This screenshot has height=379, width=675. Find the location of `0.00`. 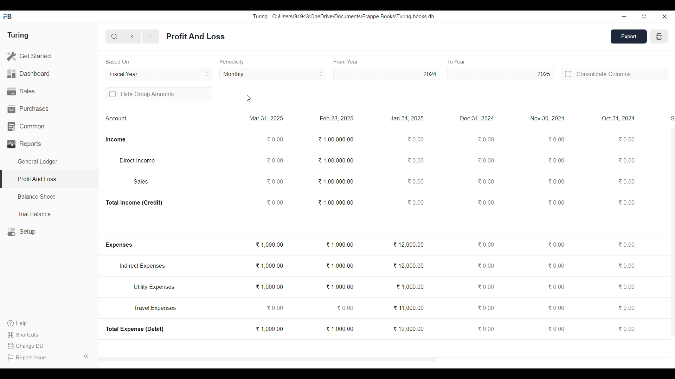

0.00 is located at coordinates (275, 139).